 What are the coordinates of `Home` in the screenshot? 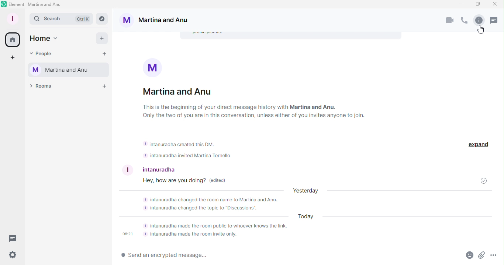 It's located at (44, 40).